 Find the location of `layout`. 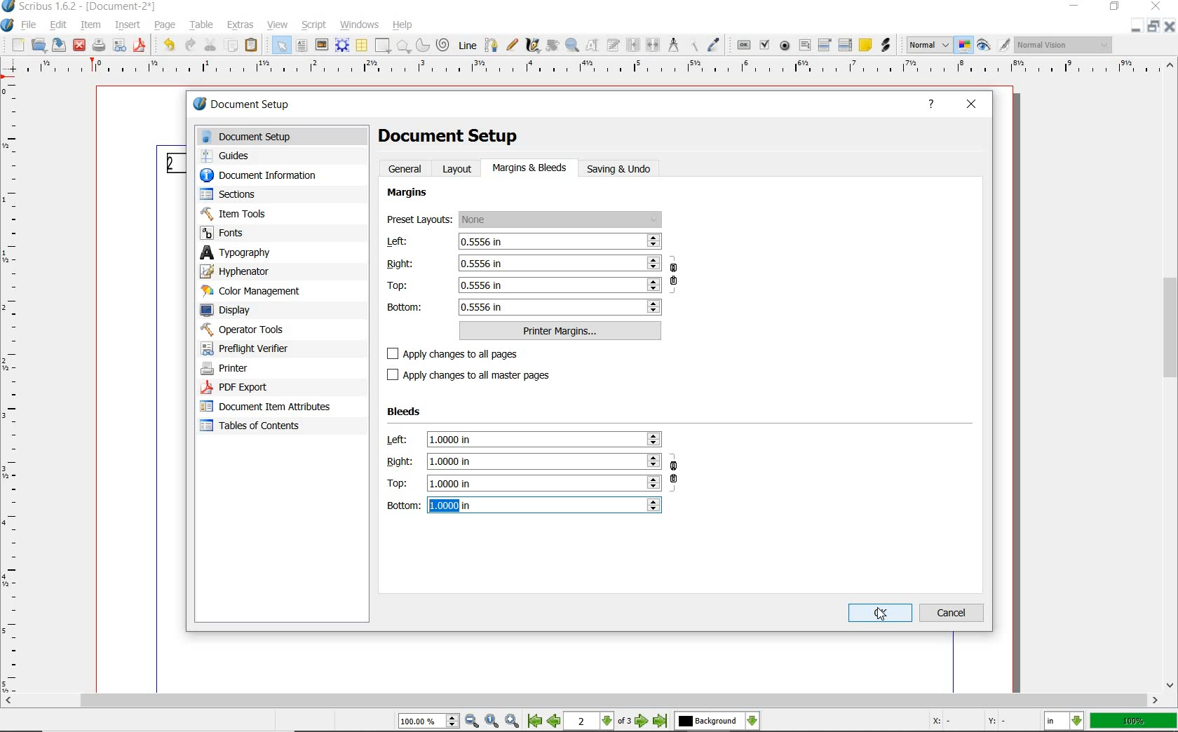

layout is located at coordinates (459, 168).